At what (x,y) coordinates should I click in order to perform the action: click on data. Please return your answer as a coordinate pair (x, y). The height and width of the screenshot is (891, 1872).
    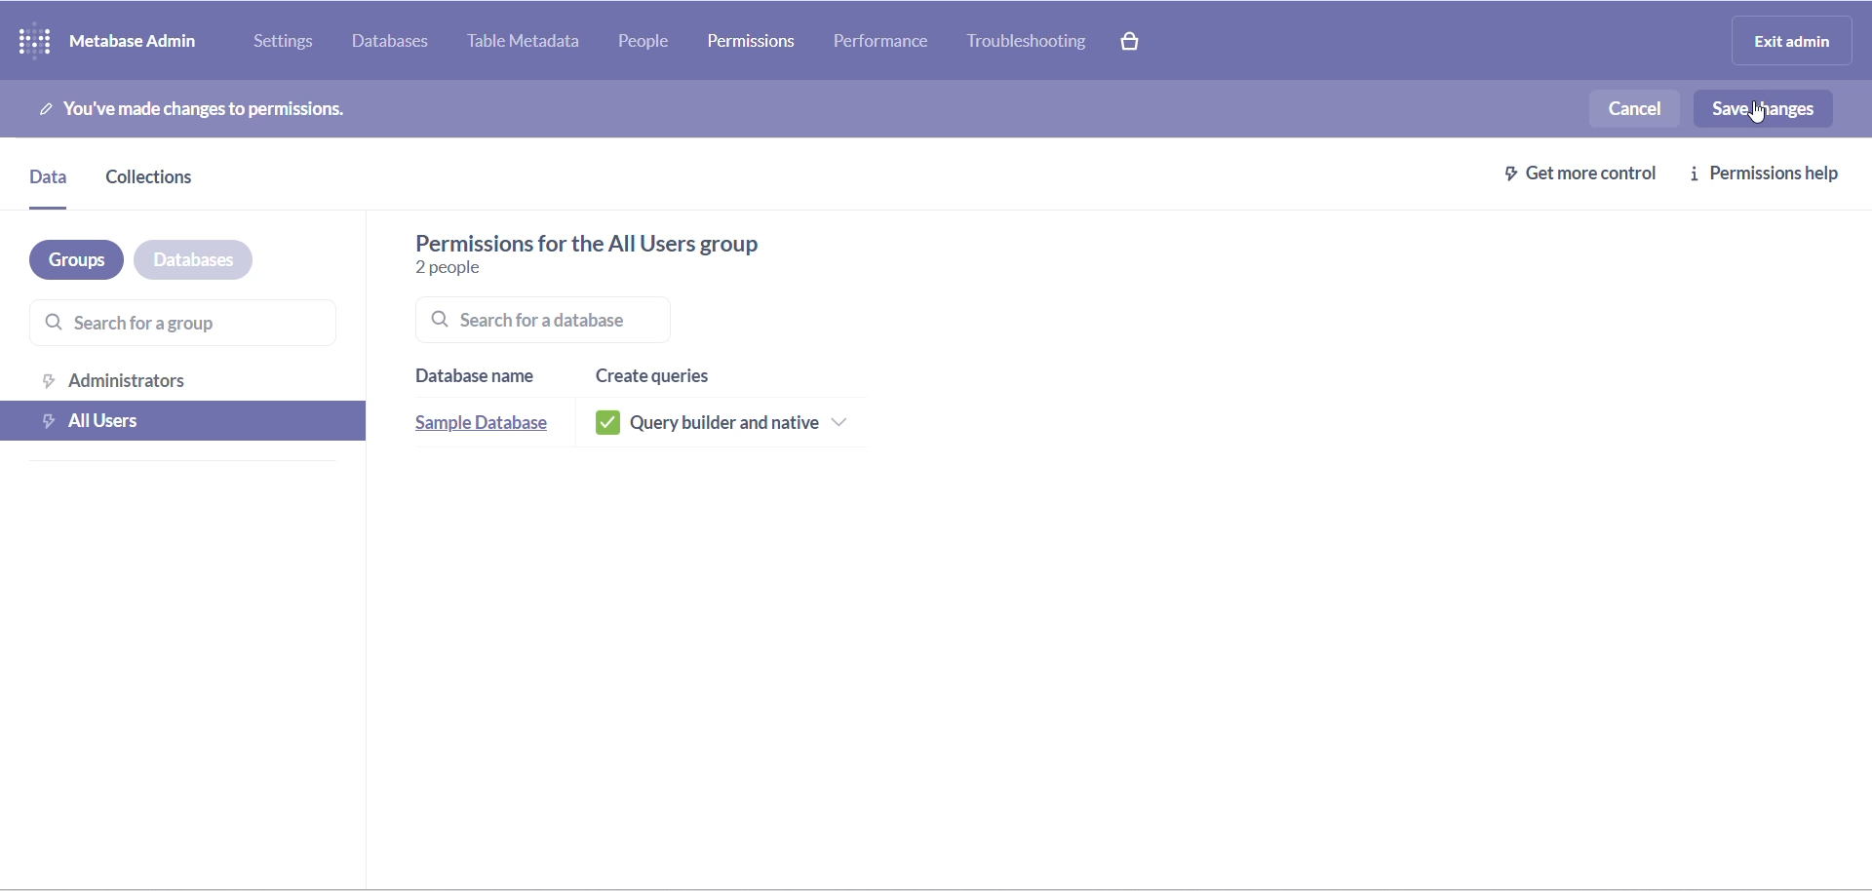
    Looking at the image, I should click on (50, 181).